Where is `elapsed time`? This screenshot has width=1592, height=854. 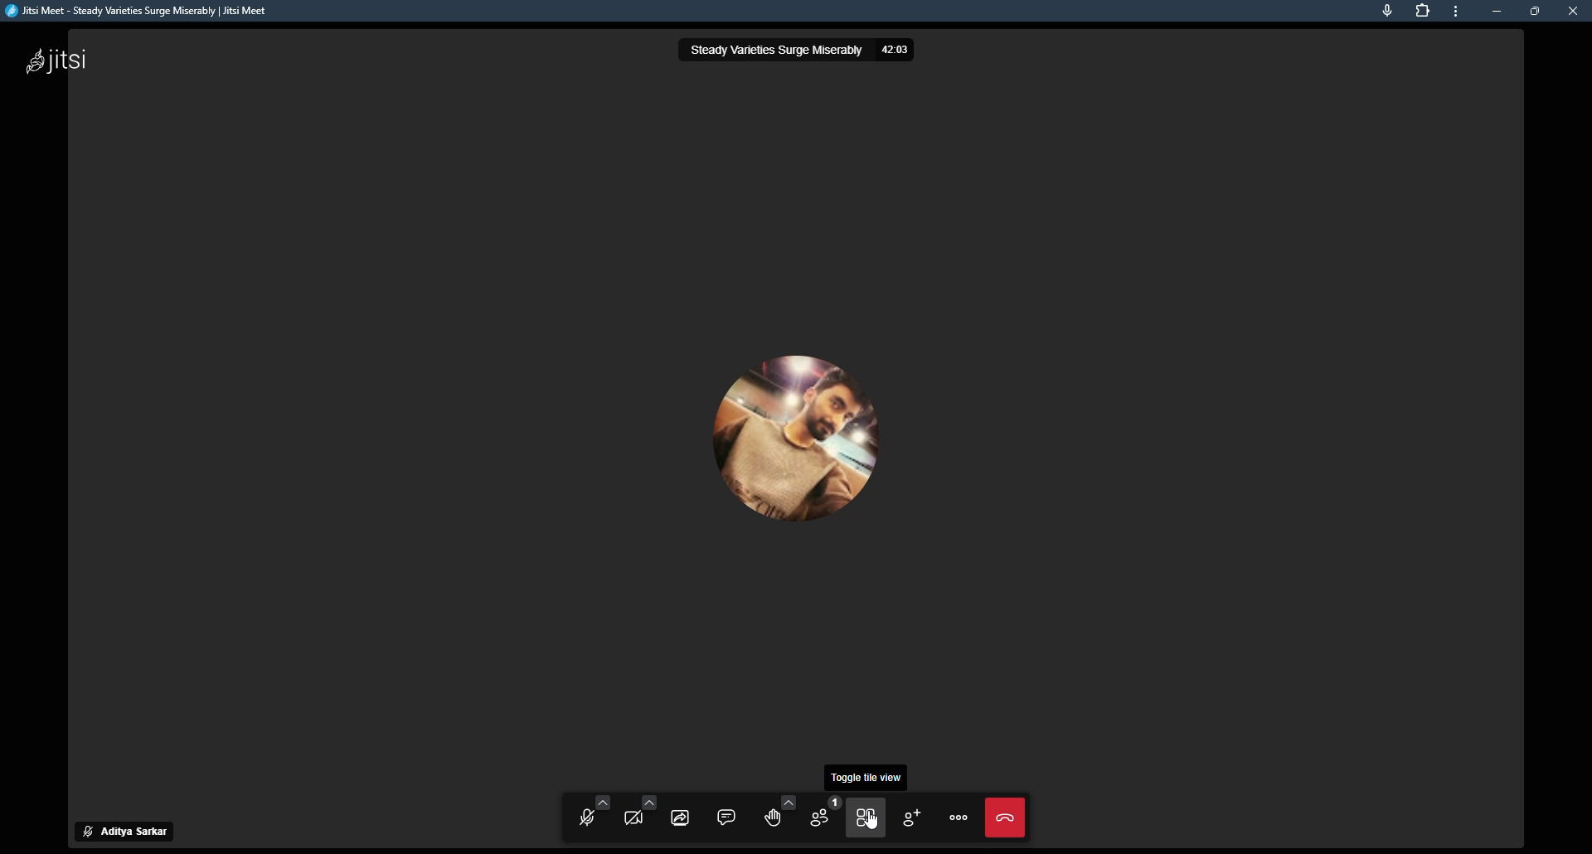 elapsed time is located at coordinates (901, 51).